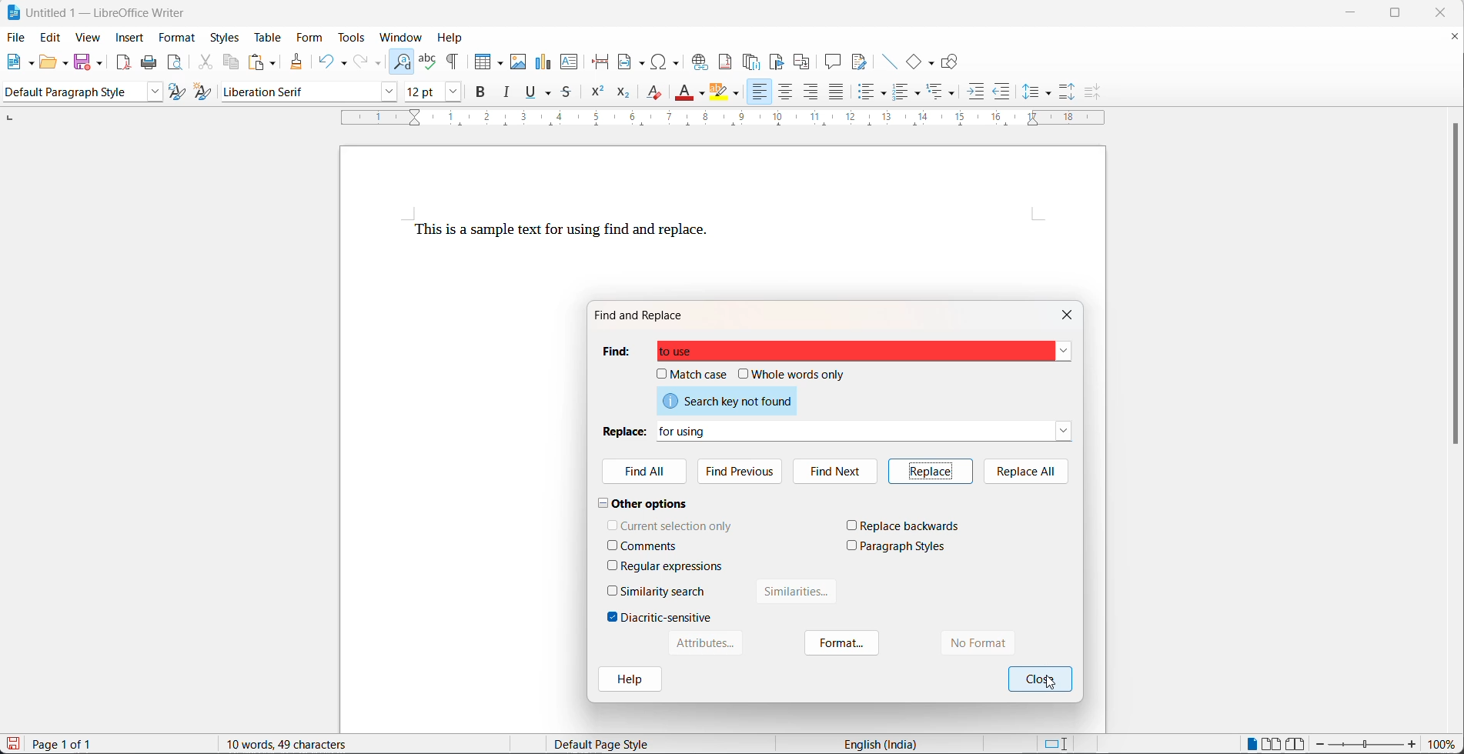  What do you see at coordinates (870, 95) in the screenshot?
I see `toggle unordered list` at bounding box center [870, 95].